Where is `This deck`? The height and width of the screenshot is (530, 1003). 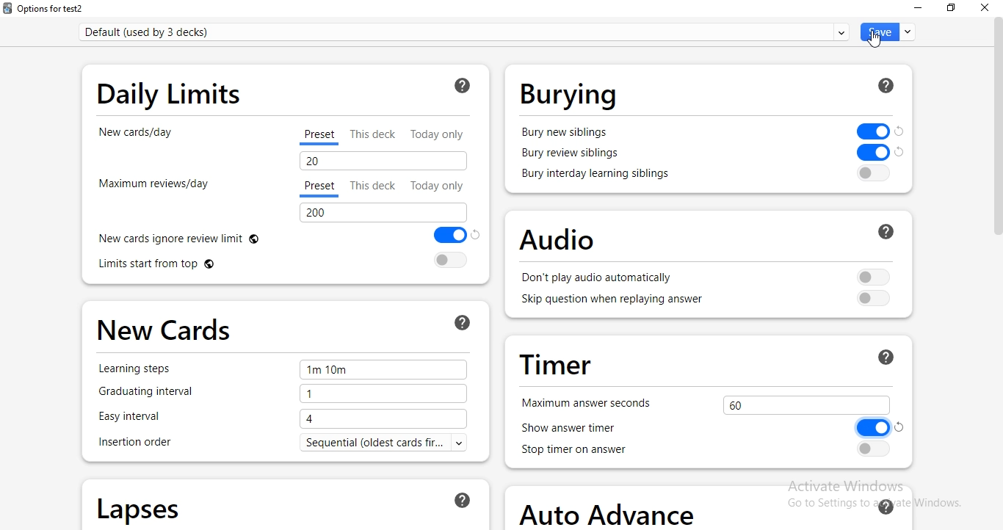 This deck is located at coordinates (373, 185).